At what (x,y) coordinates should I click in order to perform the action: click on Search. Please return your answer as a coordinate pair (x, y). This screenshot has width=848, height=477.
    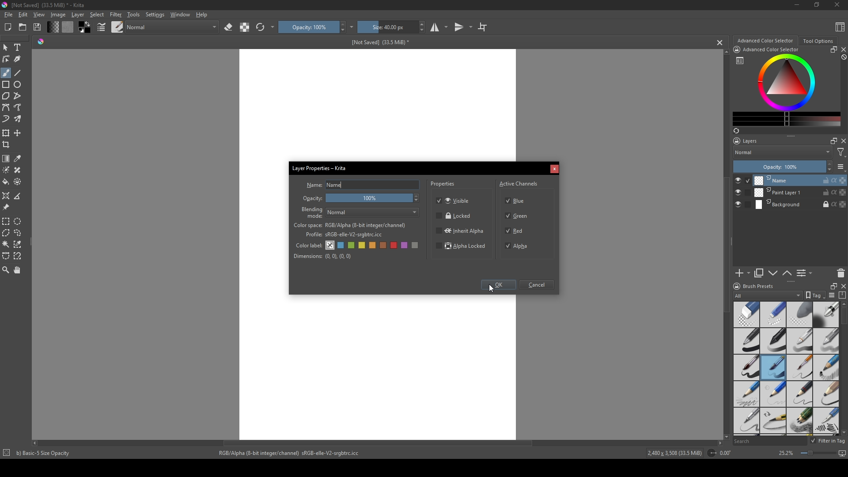
    Looking at the image, I should click on (769, 441).